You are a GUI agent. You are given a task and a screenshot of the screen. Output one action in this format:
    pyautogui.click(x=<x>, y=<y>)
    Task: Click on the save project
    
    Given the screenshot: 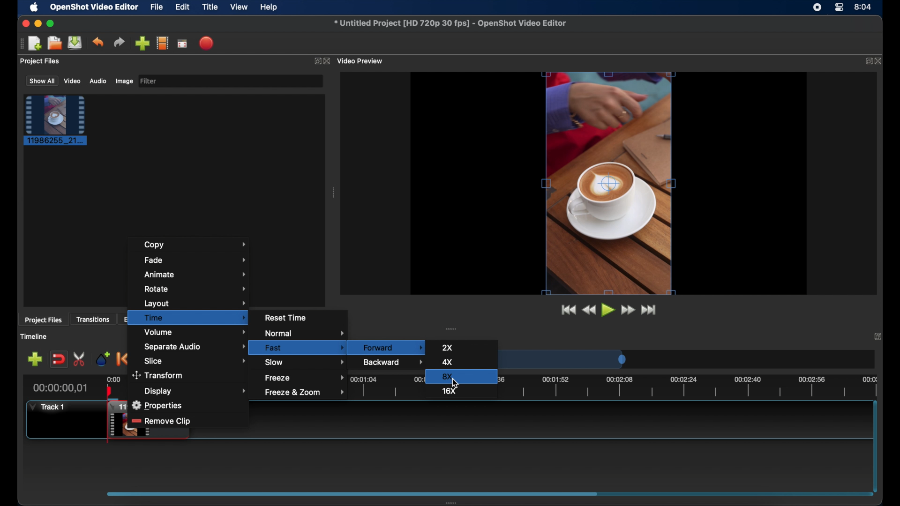 What is the action you would take?
    pyautogui.click(x=75, y=43)
    